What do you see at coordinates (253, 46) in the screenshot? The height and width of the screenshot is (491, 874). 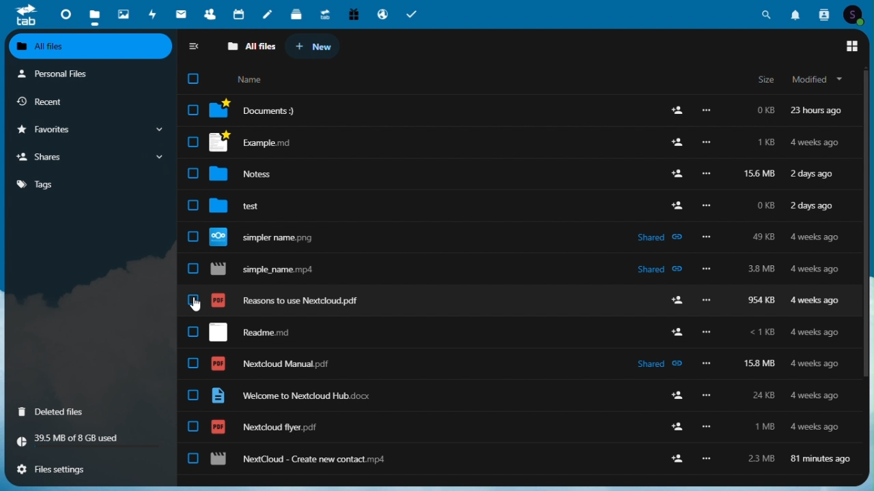 I see `all files` at bounding box center [253, 46].